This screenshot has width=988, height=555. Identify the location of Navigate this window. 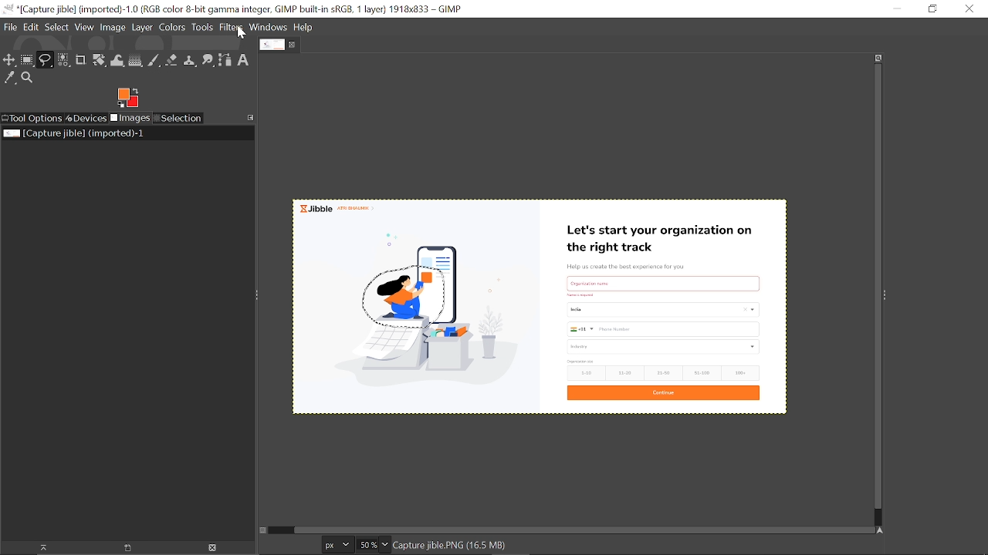
(883, 531).